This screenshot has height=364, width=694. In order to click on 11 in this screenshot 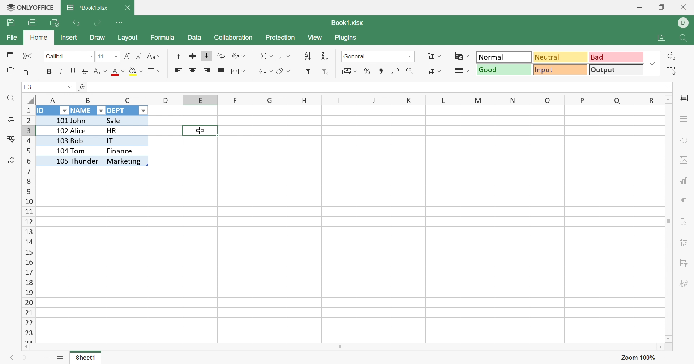, I will do `click(101, 56)`.